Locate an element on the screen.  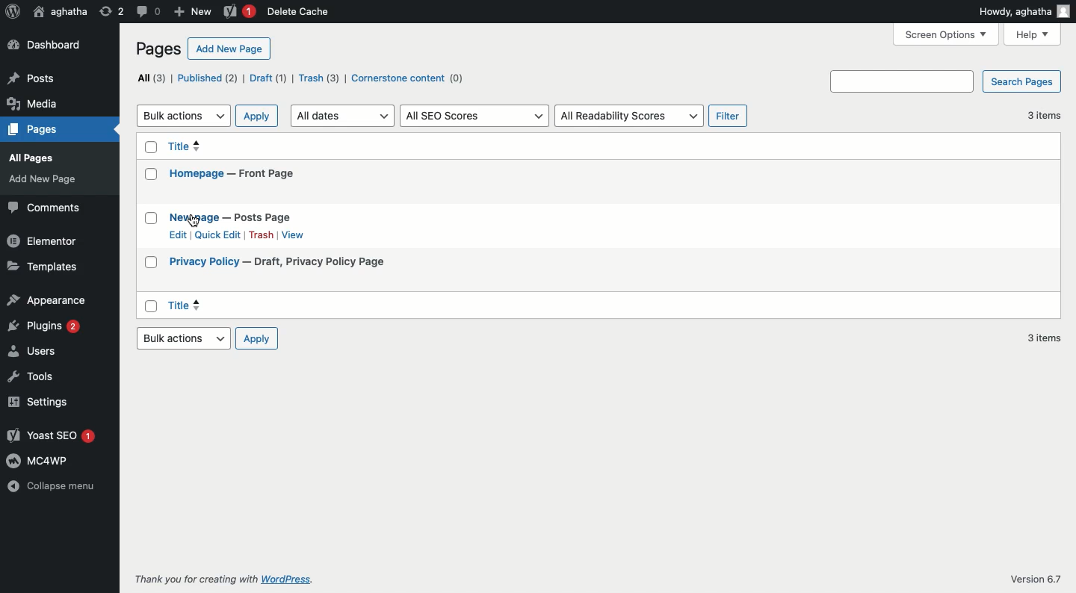
Comment is located at coordinates (149, 12).